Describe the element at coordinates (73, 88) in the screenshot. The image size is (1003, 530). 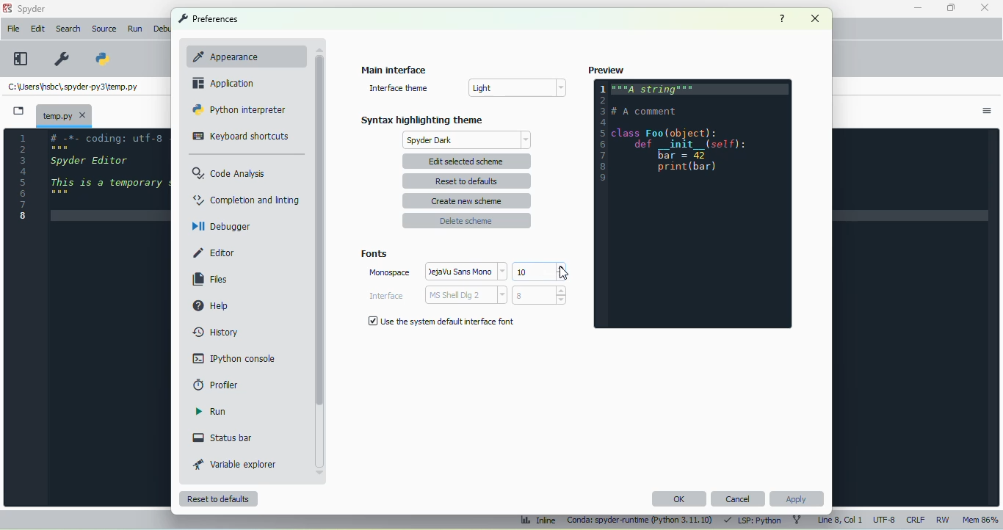
I see `temporary file` at that location.